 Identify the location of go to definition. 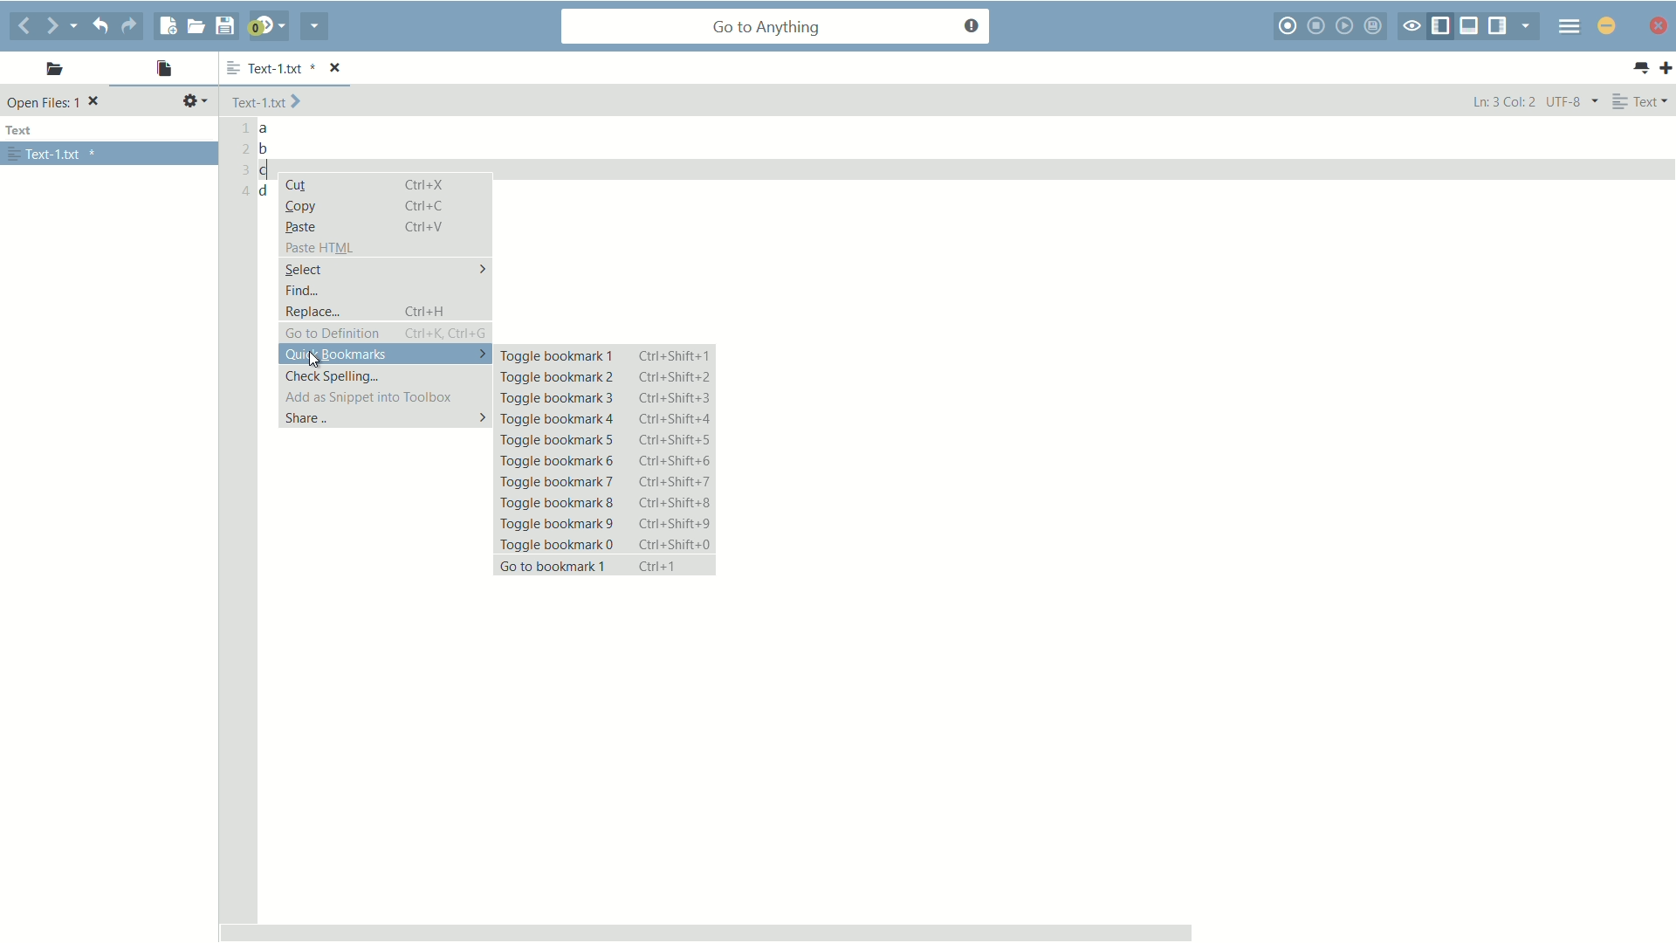
(386, 334).